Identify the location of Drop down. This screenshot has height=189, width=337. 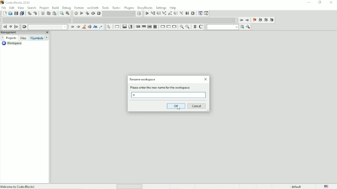
(119, 14).